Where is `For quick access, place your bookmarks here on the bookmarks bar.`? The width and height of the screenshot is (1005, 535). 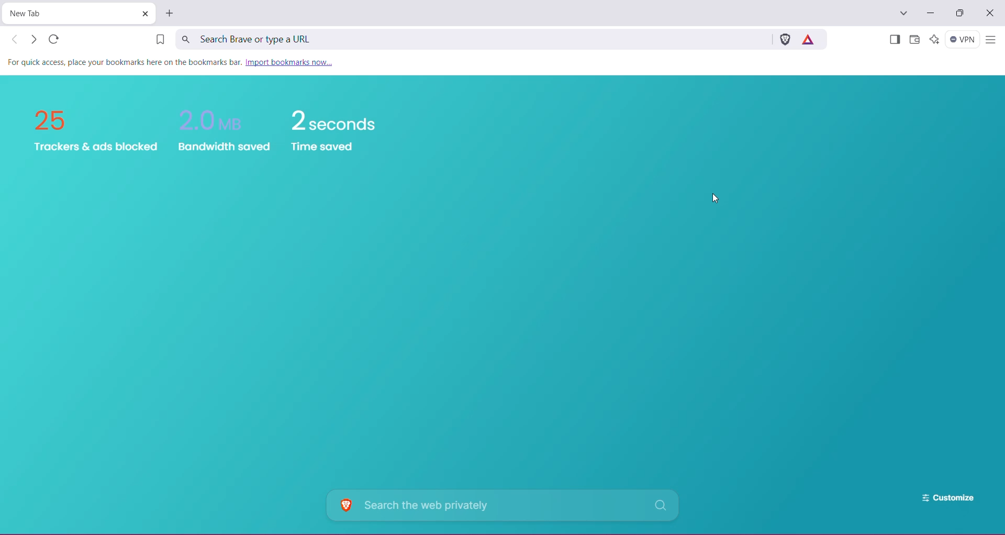
For quick access, place your bookmarks here on the bookmarks bar. is located at coordinates (124, 62).